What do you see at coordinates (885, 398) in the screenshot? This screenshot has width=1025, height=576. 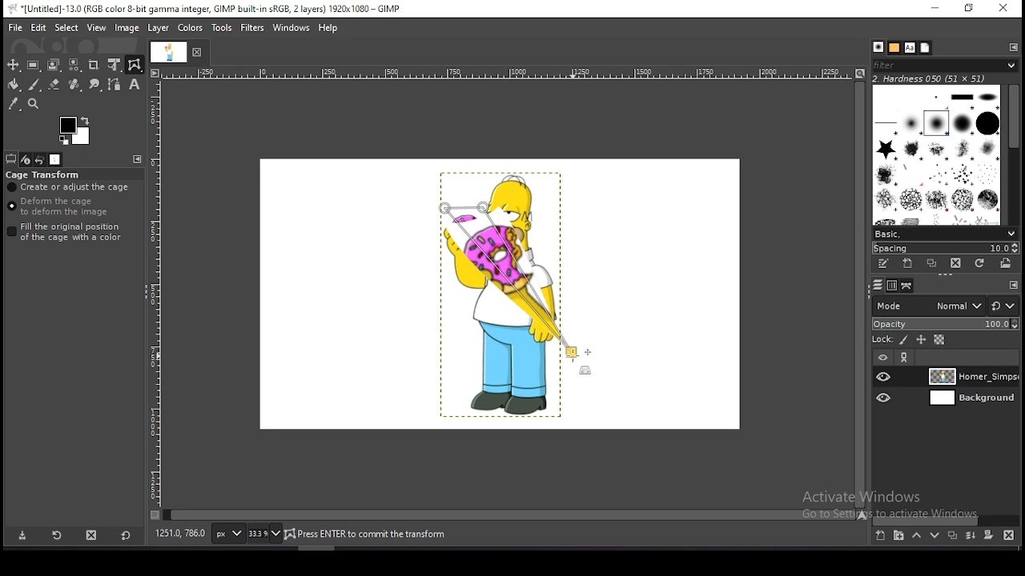 I see `layer visibility on/off` at bounding box center [885, 398].